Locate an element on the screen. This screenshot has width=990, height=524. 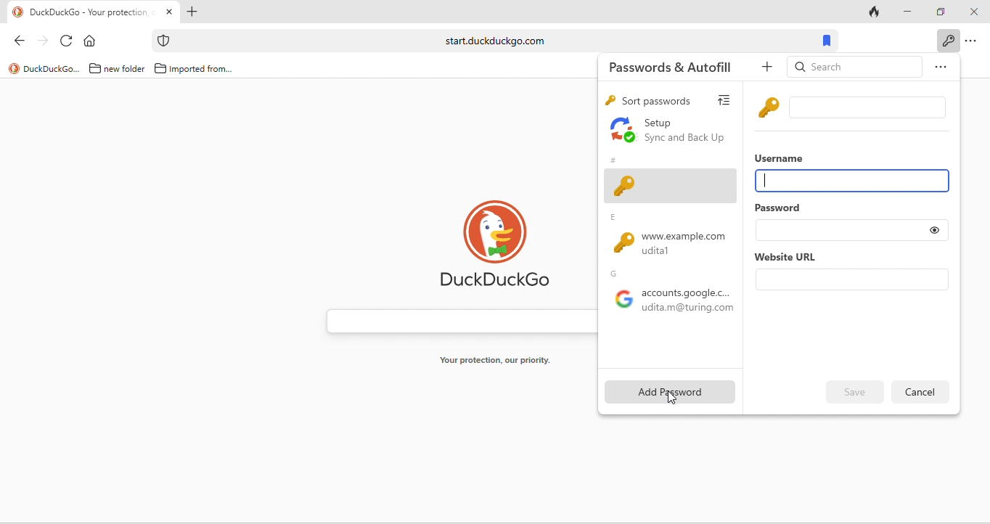
close is located at coordinates (973, 12).